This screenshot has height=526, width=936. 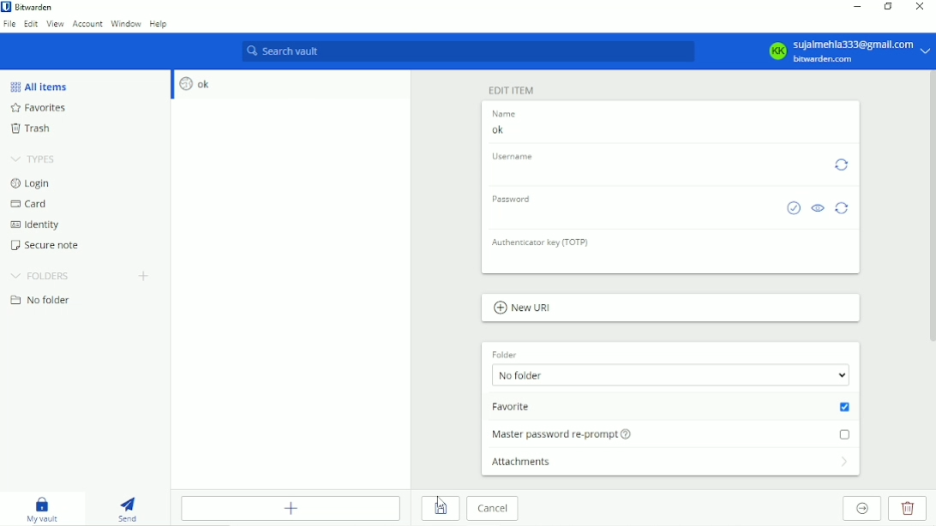 What do you see at coordinates (125, 24) in the screenshot?
I see `Window` at bounding box center [125, 24].